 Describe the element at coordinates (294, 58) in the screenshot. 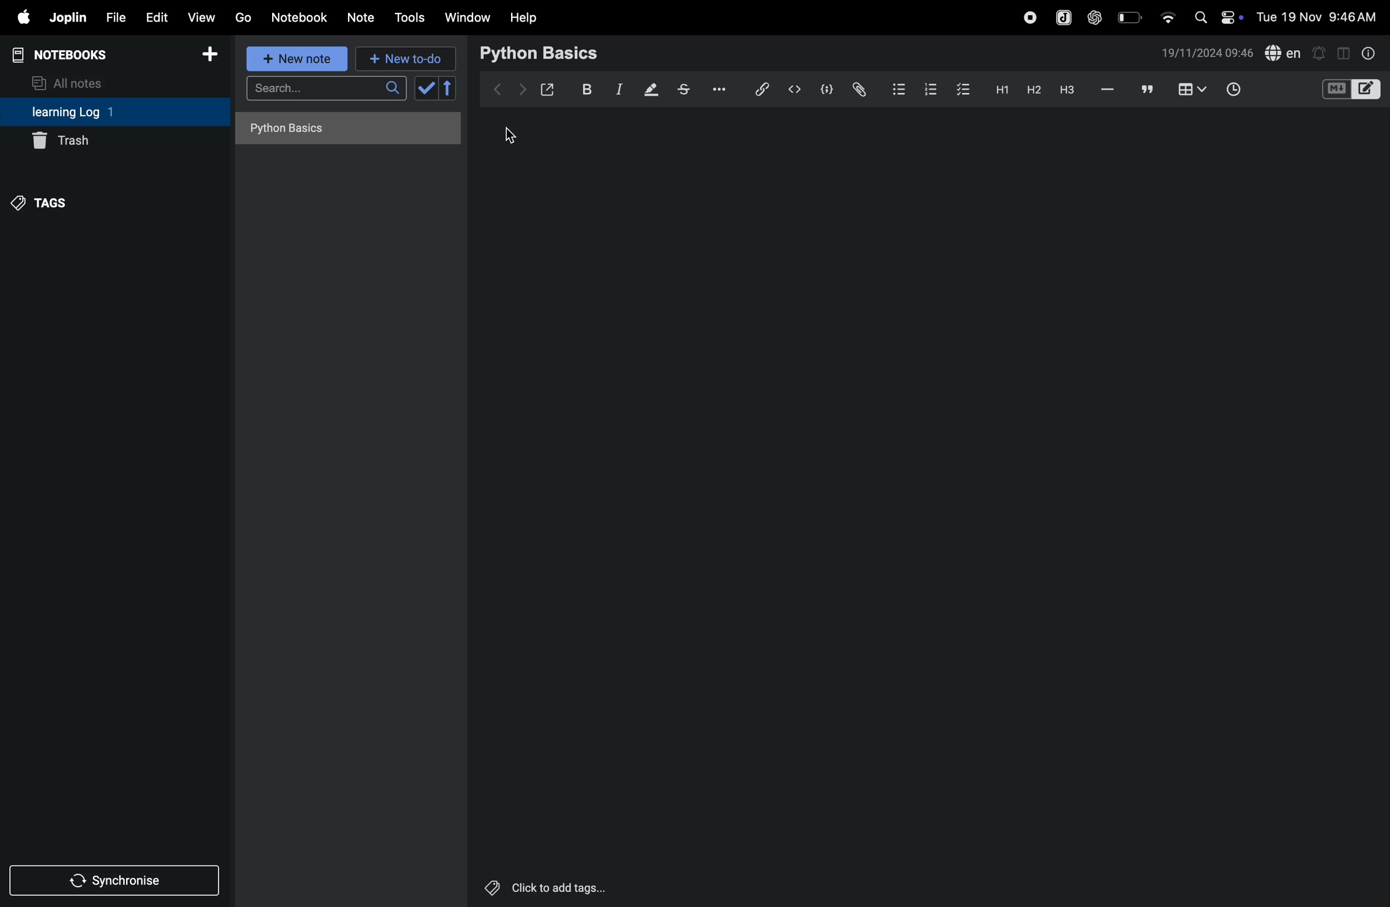

I see `new note` at that location.